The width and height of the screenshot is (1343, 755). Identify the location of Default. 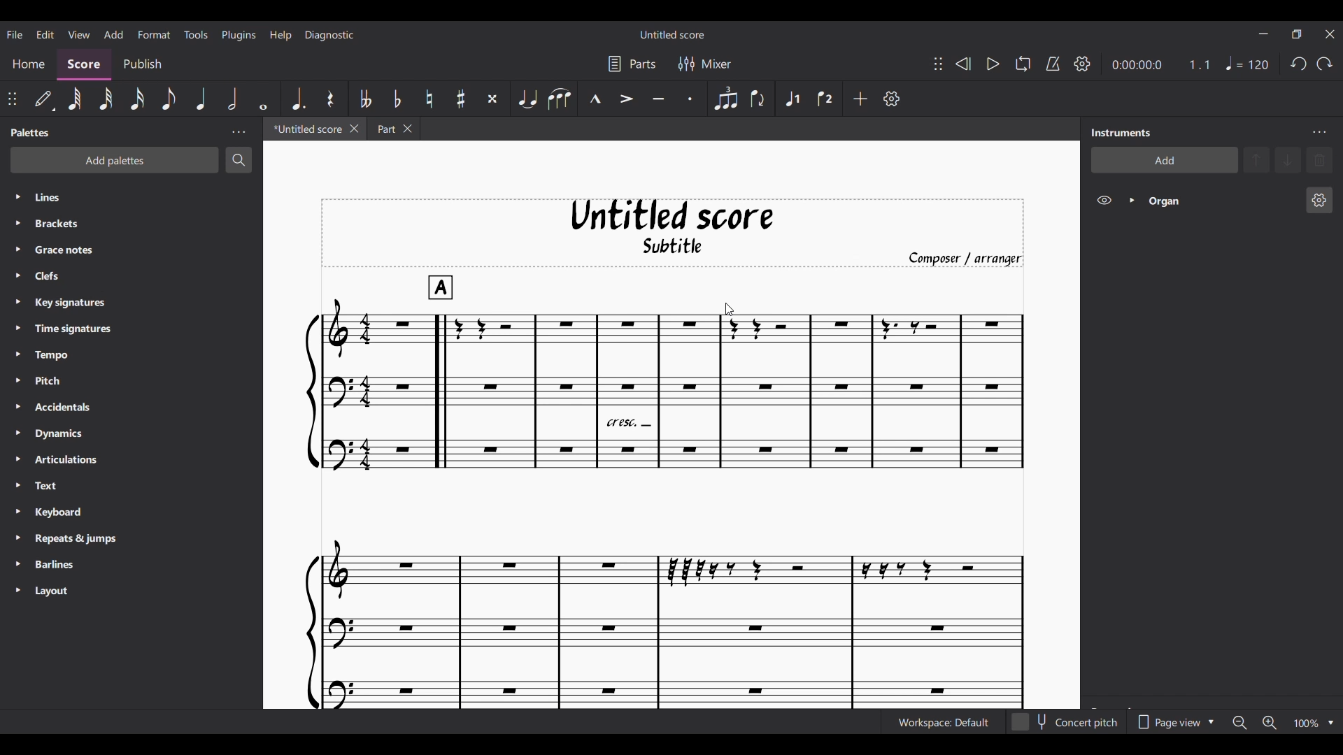
(43, 98).